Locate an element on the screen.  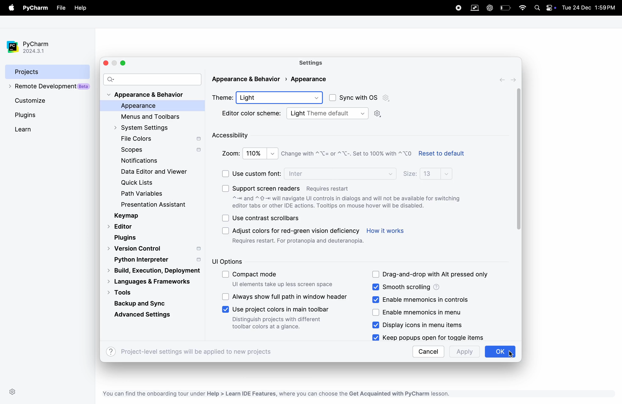
build ,execution, development is located at coordinates (154, 271).